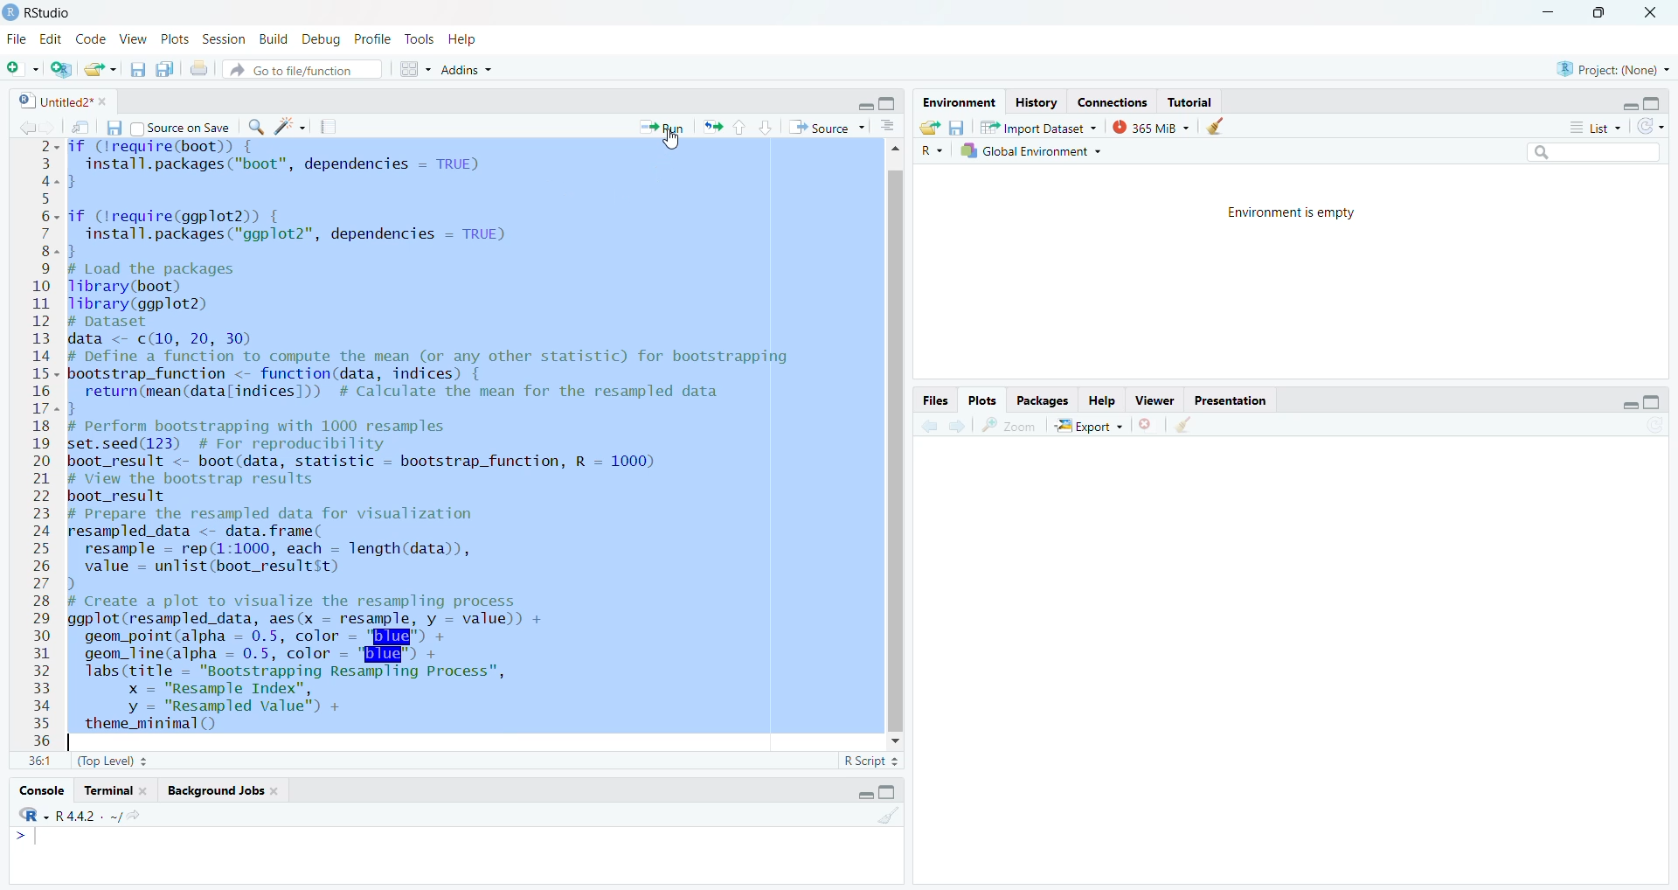  What do you see at coordinates (51, 127) in the screenshot?
I see `go back to the next source location` at bounding box center [51, 127].